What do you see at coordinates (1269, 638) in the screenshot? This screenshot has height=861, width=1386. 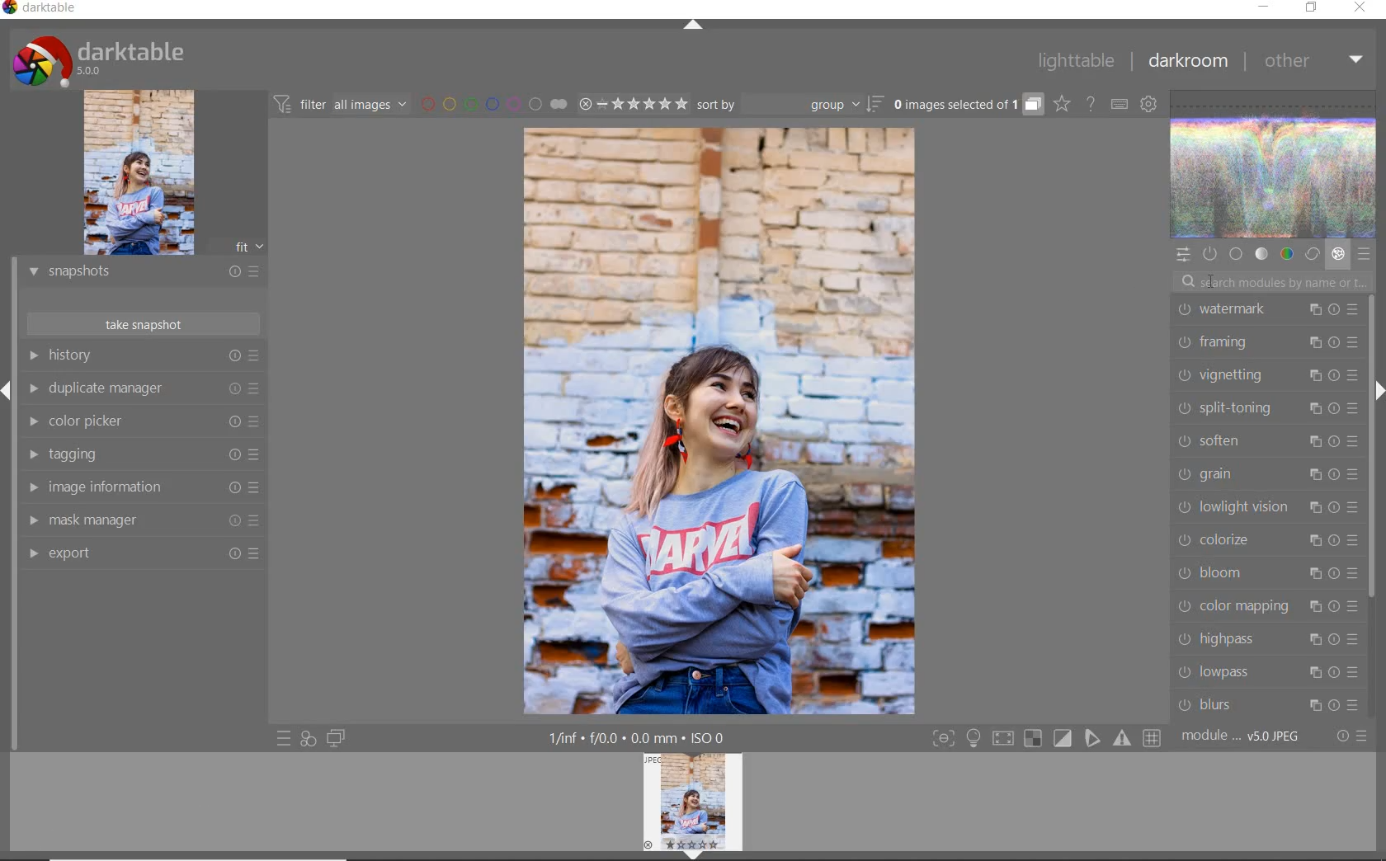 I see `highpass` at bounding box center [1269, 638].